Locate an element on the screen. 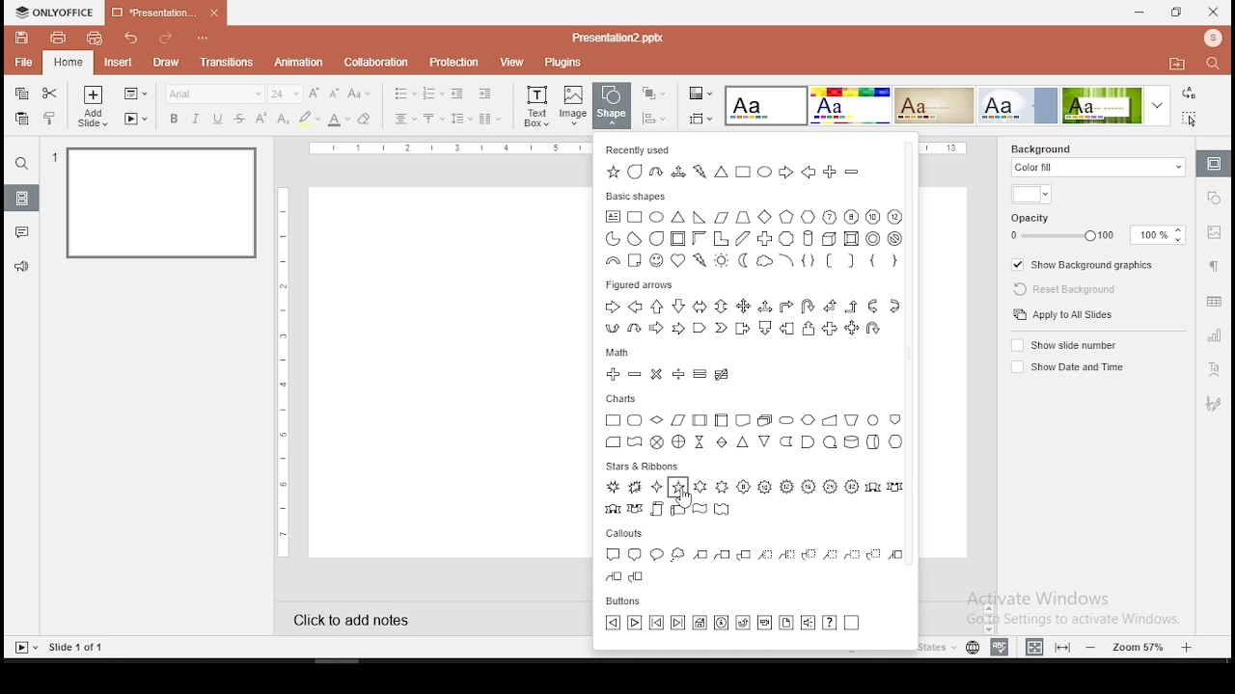 The image size is (1235, 694). recently used is located at coordinates (757, 173).